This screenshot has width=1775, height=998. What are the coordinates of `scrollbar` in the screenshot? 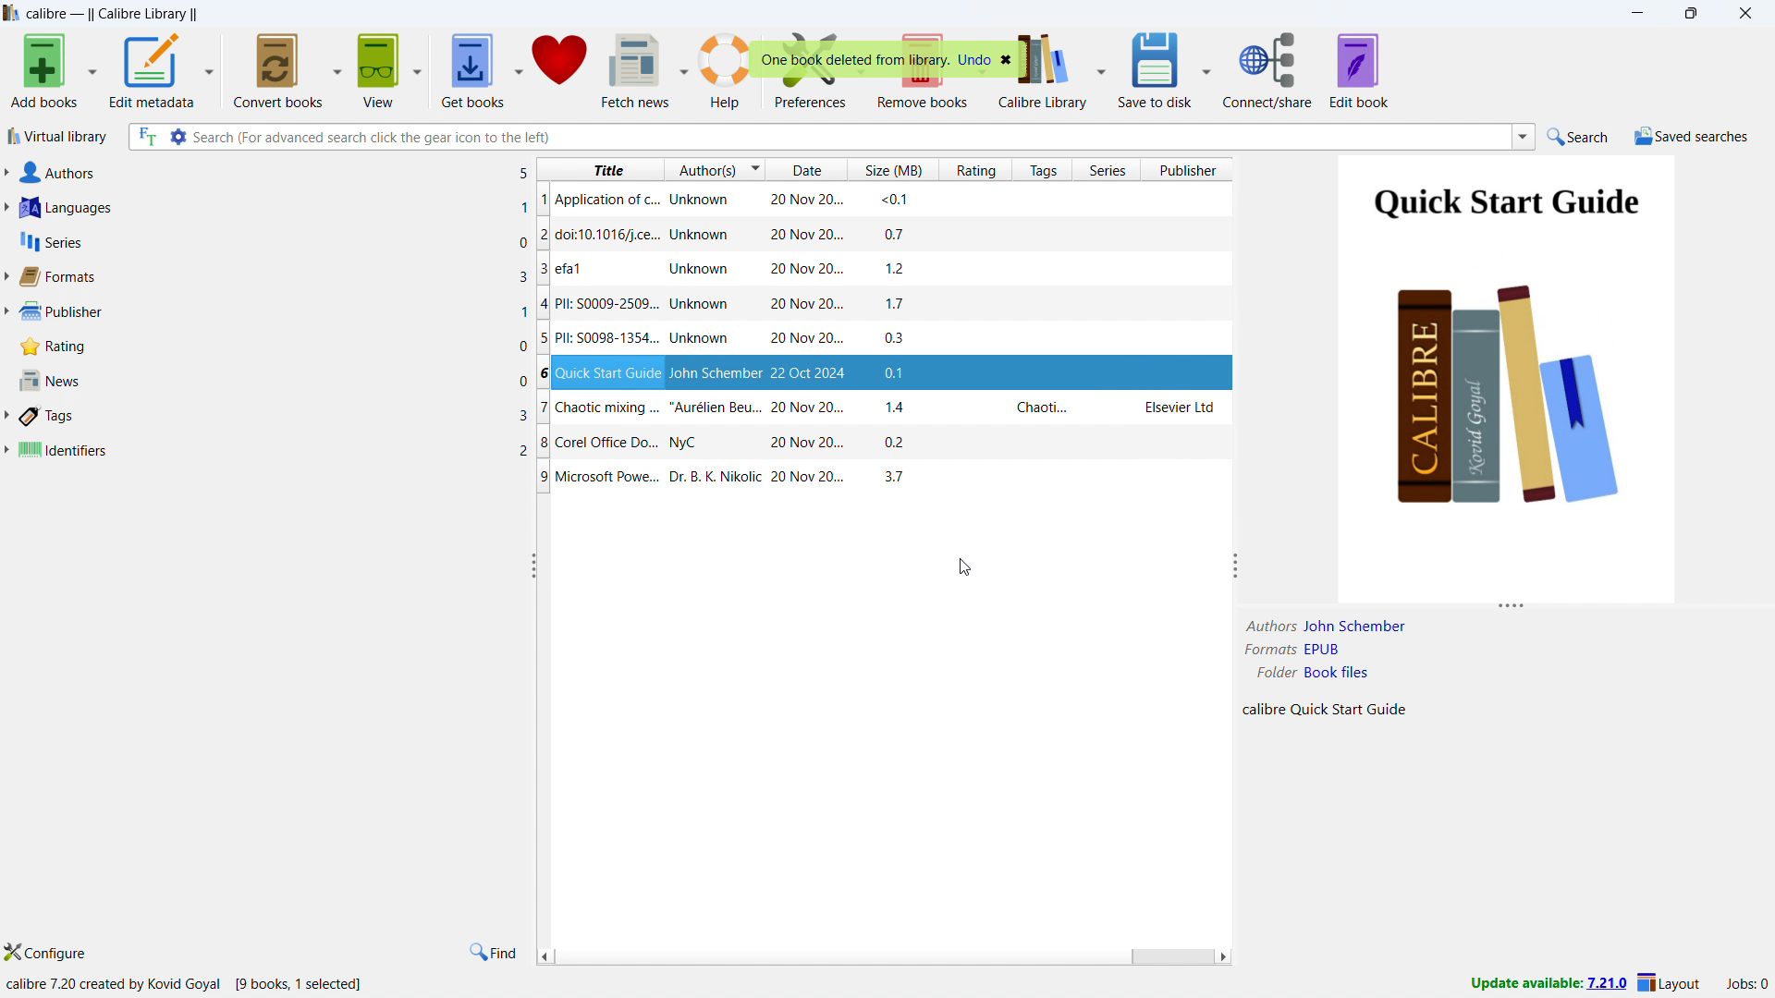 It's located at (1168, 957).